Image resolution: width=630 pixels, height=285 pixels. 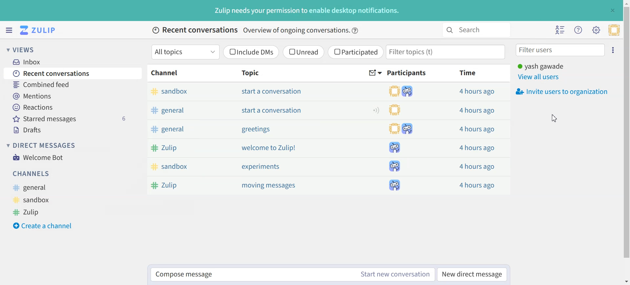 What do you see at coordinates (270, 148) in the screenshot?
I see `Welcome to zulip` at bounding box center [270, 148].